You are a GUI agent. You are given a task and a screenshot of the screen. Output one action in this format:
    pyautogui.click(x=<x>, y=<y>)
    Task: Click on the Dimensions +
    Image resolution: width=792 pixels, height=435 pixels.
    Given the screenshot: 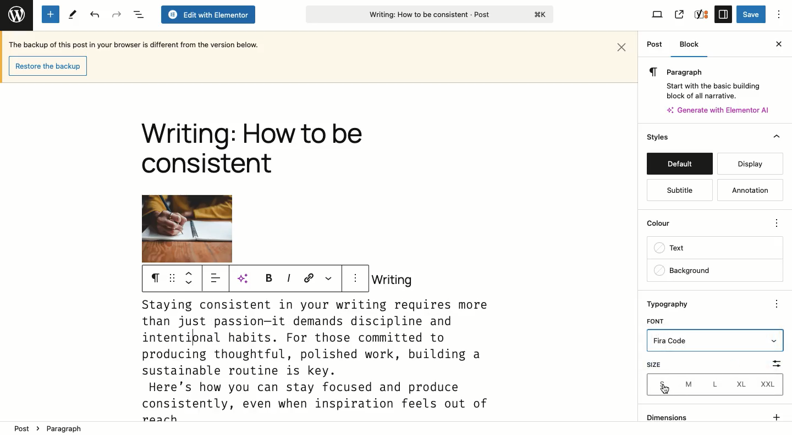 What is the action you would take?
    pyautogui.click(x=714, y=415)
    